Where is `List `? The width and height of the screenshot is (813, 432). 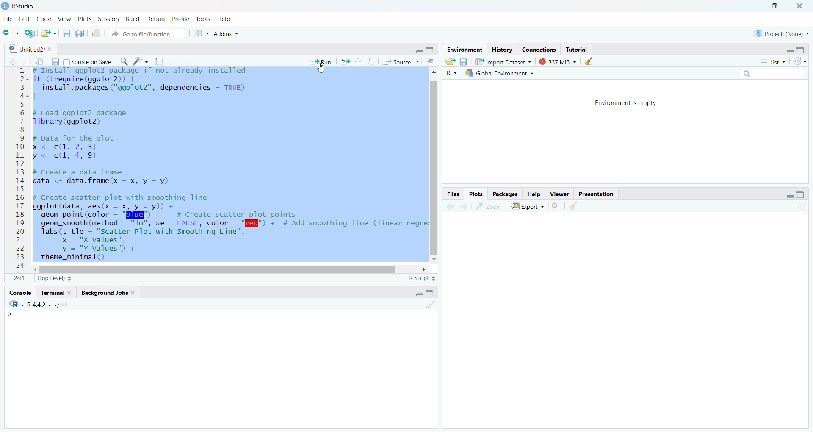 List  is located at coordinates (774, 62).